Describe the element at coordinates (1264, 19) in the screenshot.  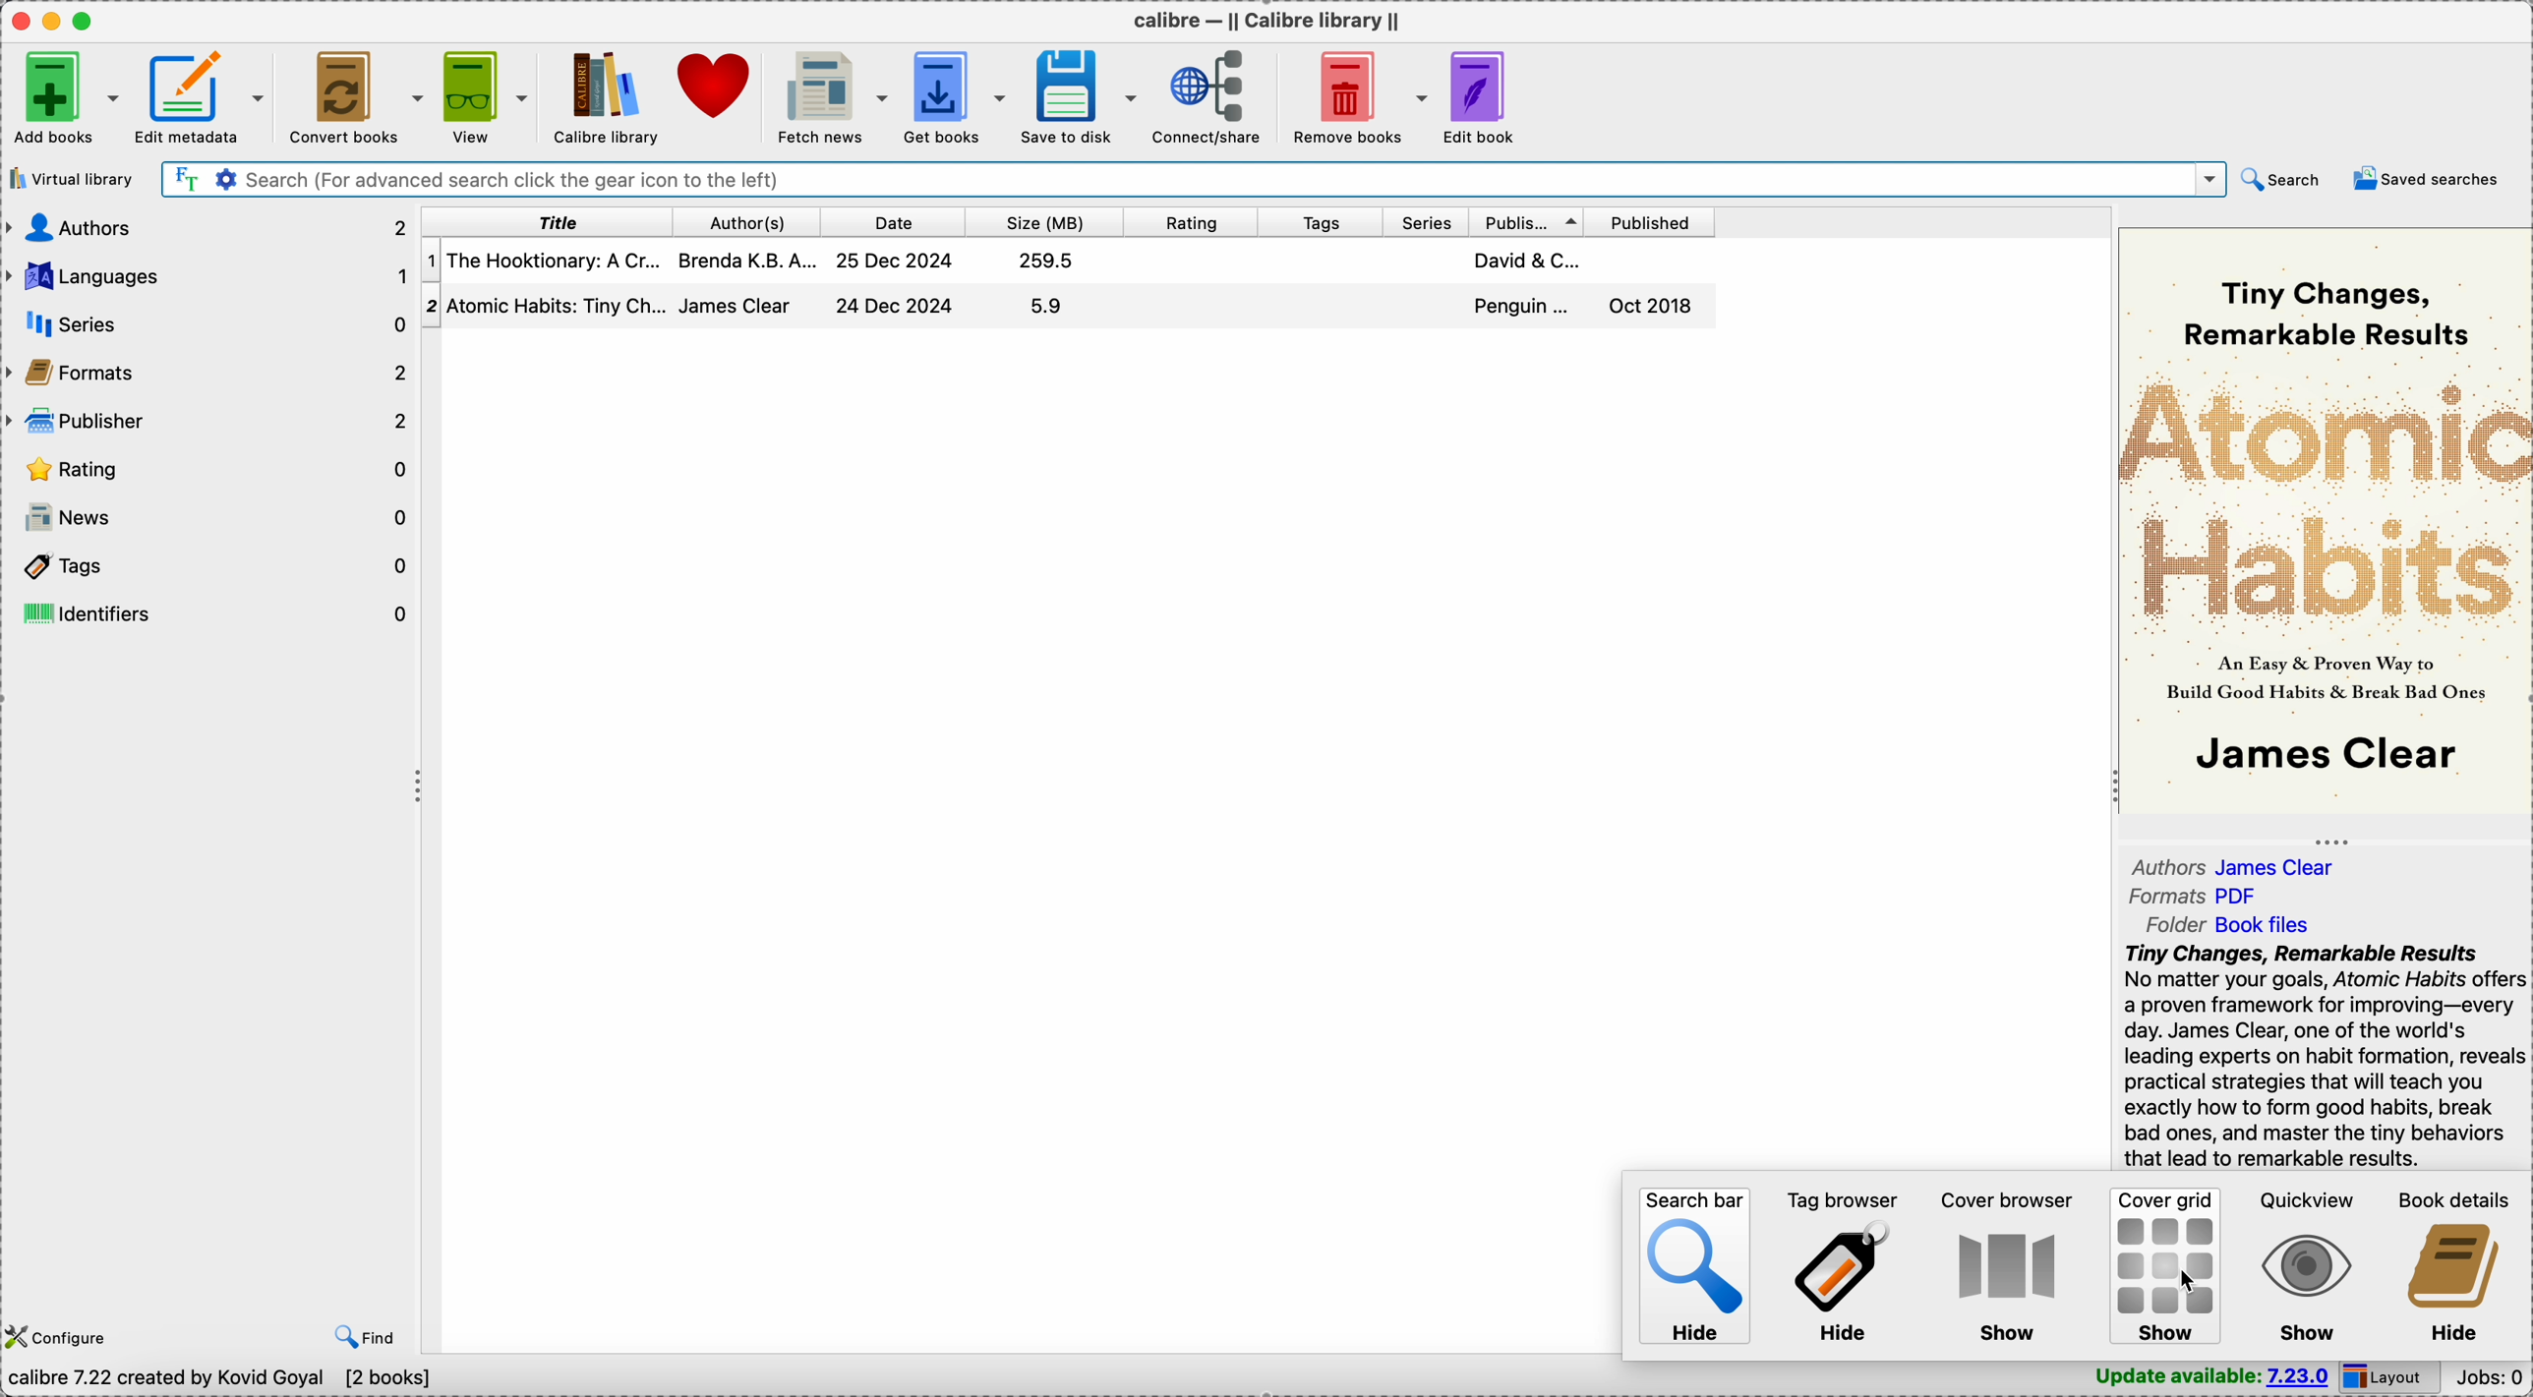
I see `Calibre - || calibre library ||` at that location.